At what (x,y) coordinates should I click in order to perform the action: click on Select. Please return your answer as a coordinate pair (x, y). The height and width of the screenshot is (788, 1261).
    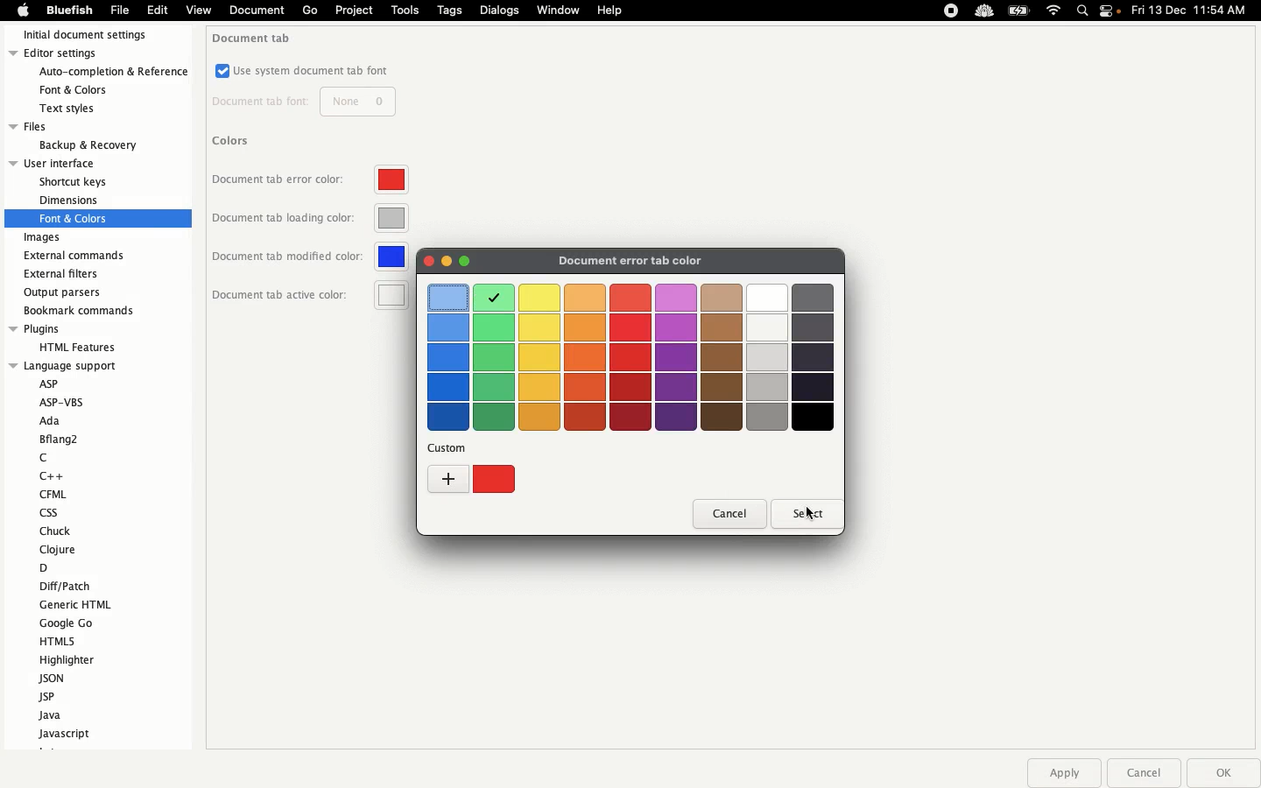
    Looking at the image, I should click on (800, 512).